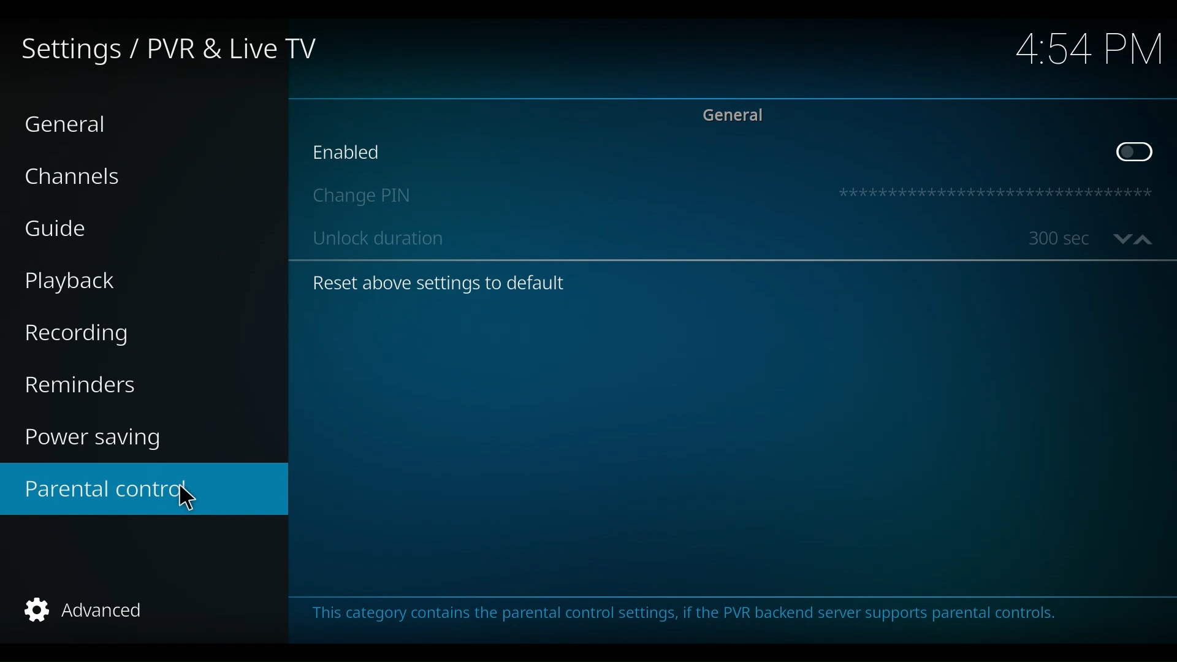 The height and width of the screenshot is (662, 1177). I want to click on This category contains the parental control settings if the PVR backend server supports parental control, so click(685, 615).